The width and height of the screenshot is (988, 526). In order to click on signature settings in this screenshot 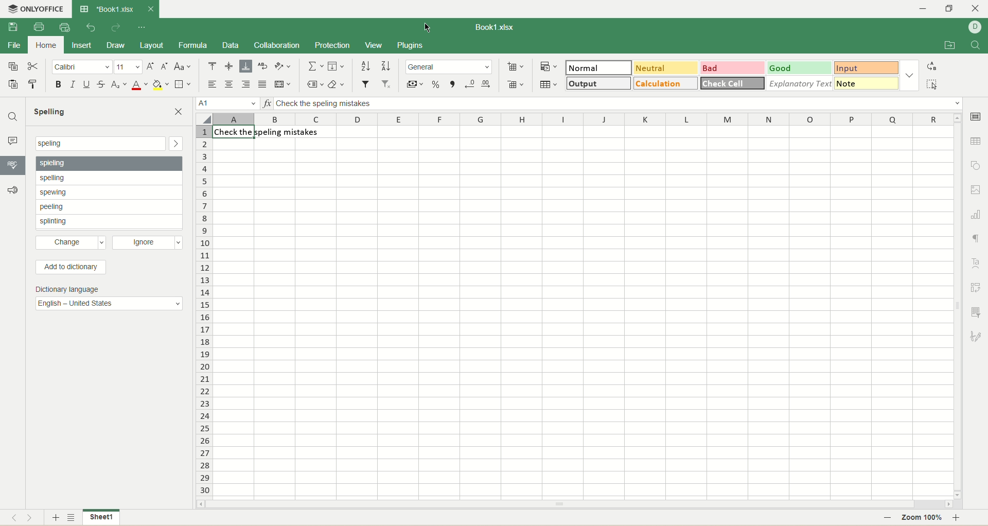, I will do `click(978, 335)`.